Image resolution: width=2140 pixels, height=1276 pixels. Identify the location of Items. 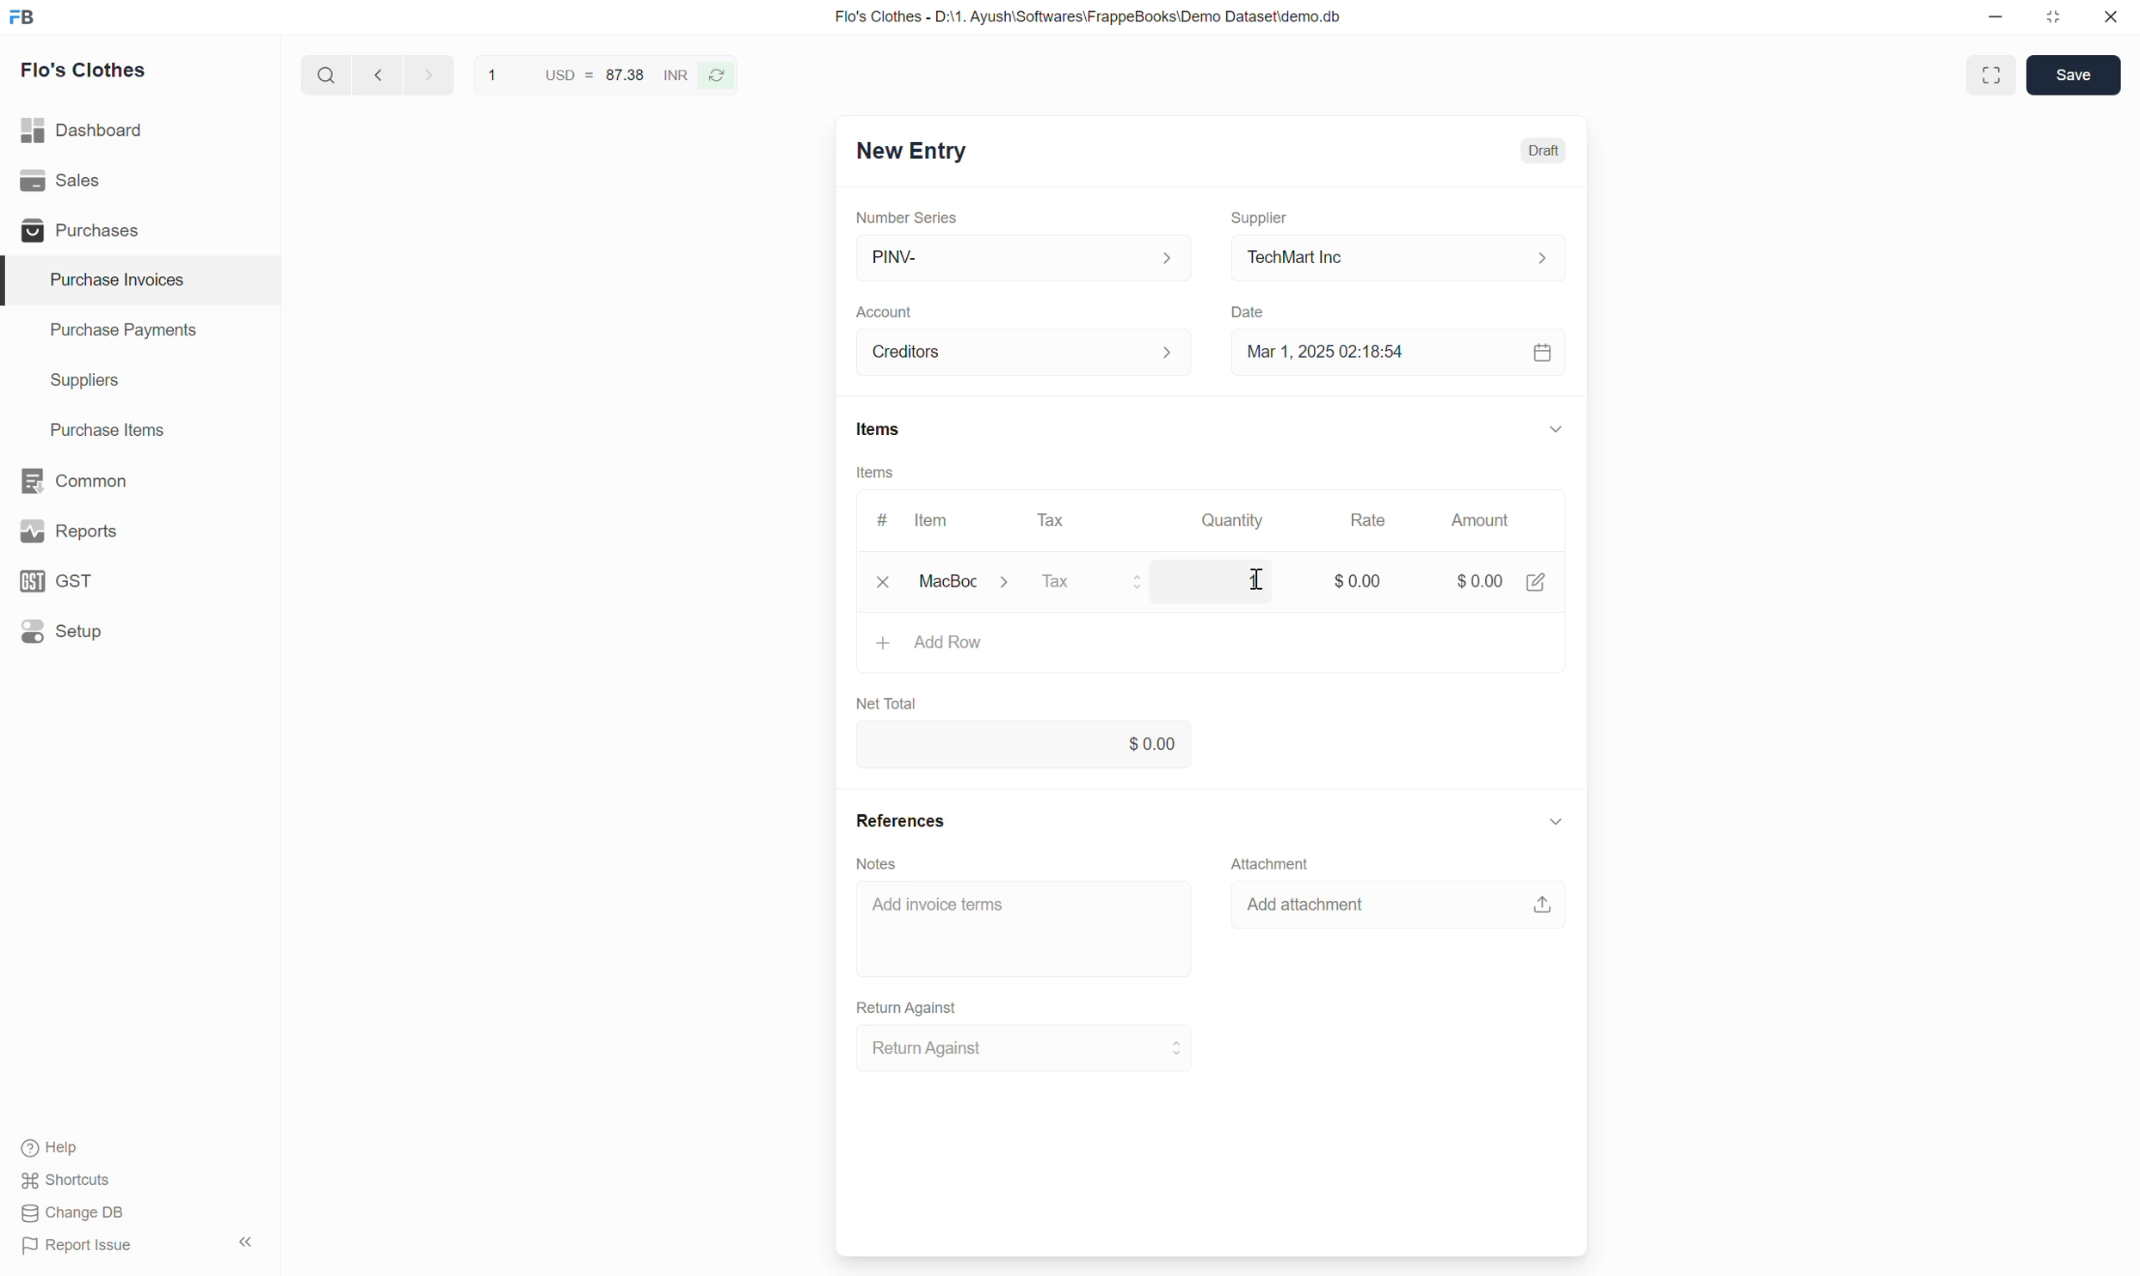
(875, 472).